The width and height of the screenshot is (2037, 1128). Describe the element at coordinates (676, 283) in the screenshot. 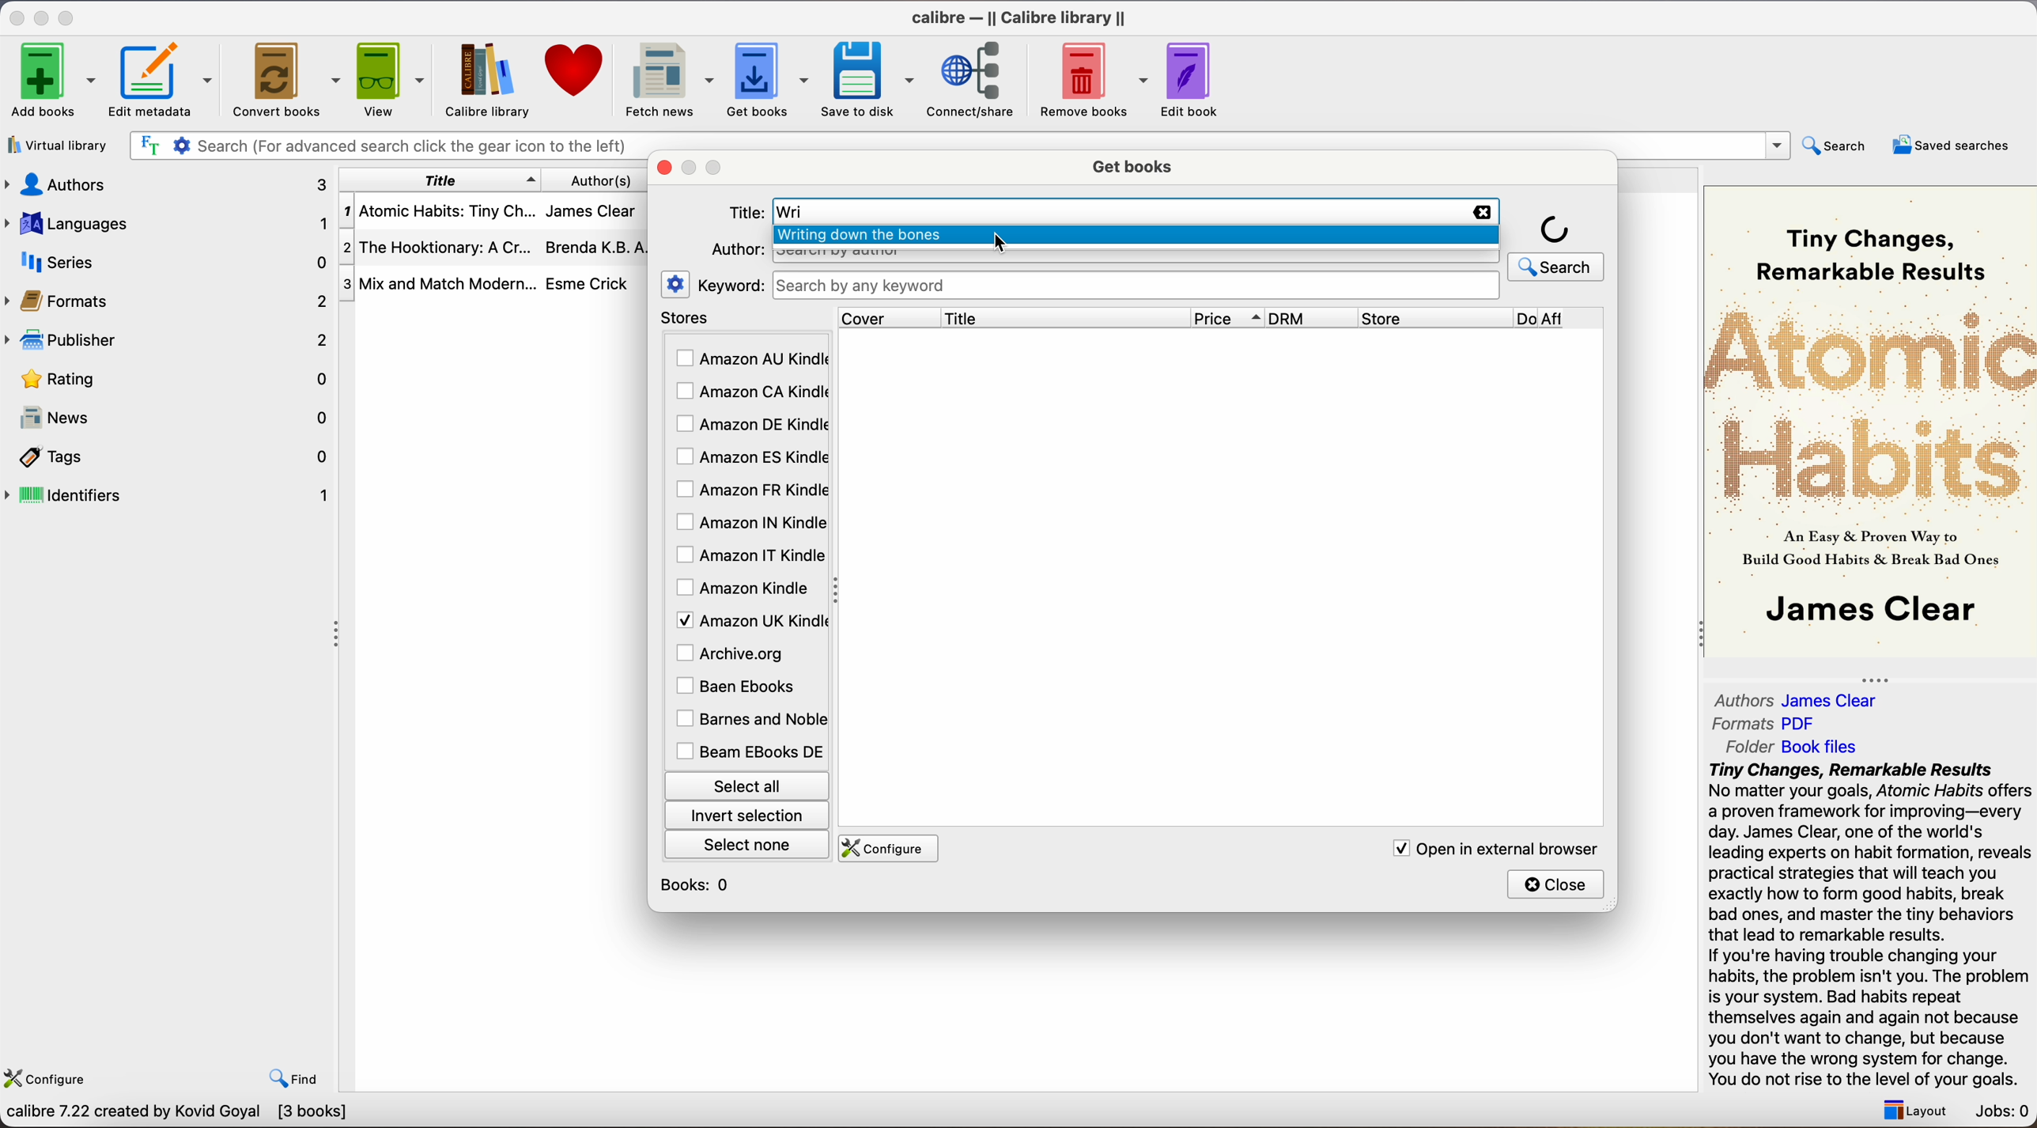

I see `settings` at that location.